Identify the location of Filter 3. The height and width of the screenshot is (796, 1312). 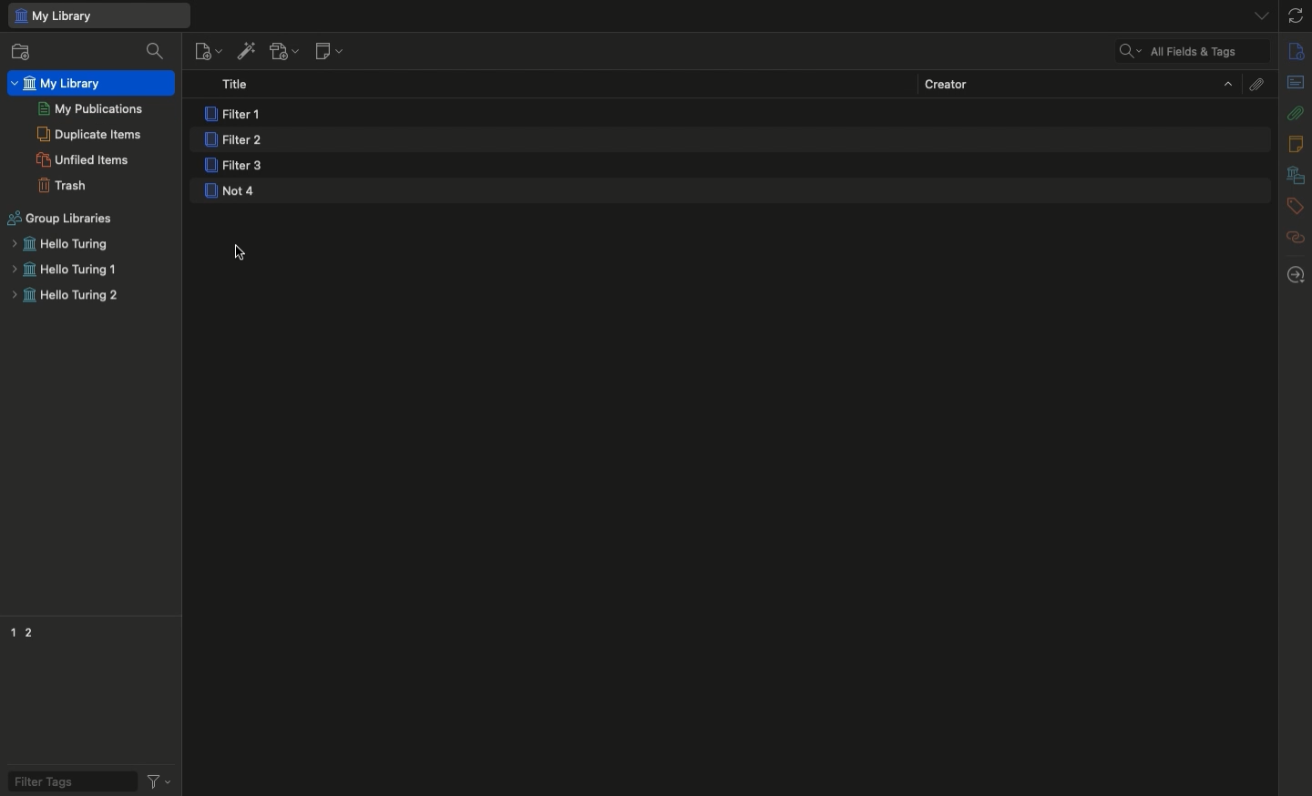
(238, 168).